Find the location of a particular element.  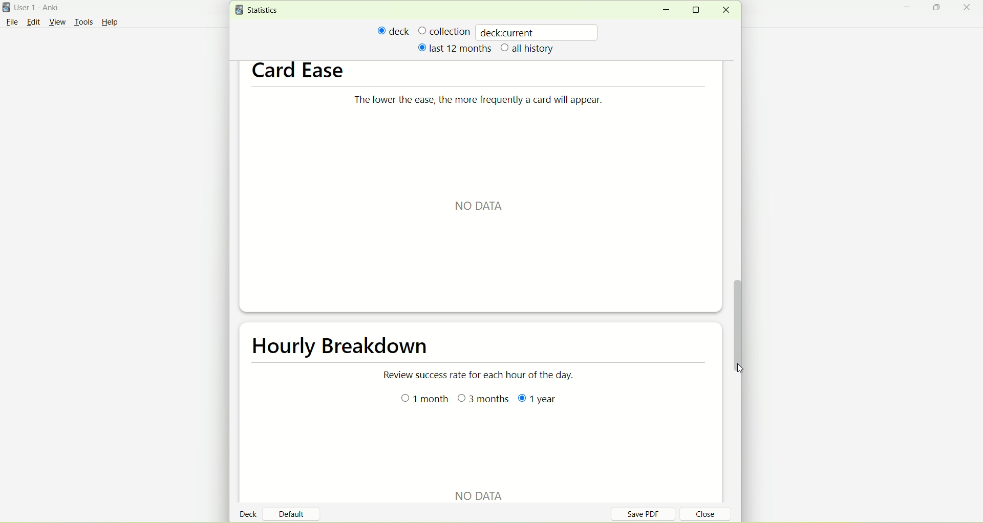

all history is located at coordinates (528, 49).